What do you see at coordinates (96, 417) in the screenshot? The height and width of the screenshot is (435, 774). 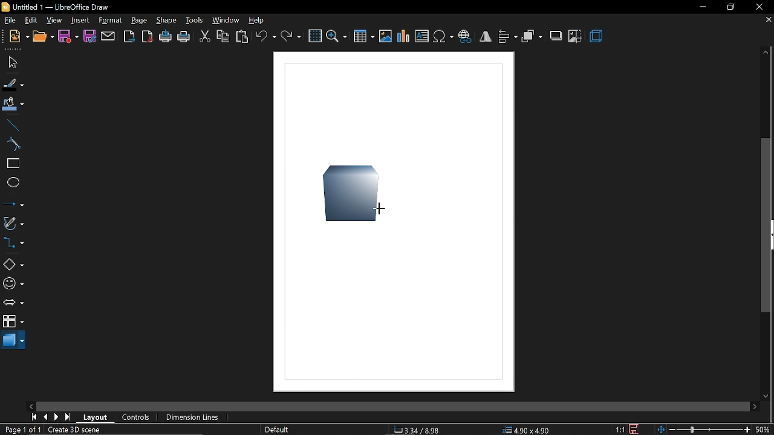 I see `layout` at bounding box center [96, 417].